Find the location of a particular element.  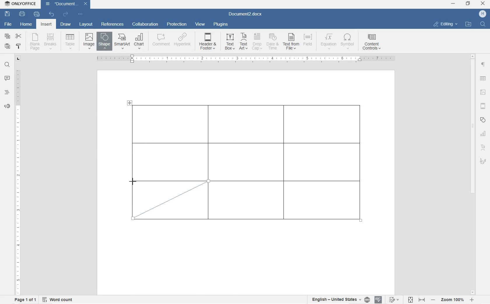

OPEN FILE LOCATION is located at coordinates (469, 24).